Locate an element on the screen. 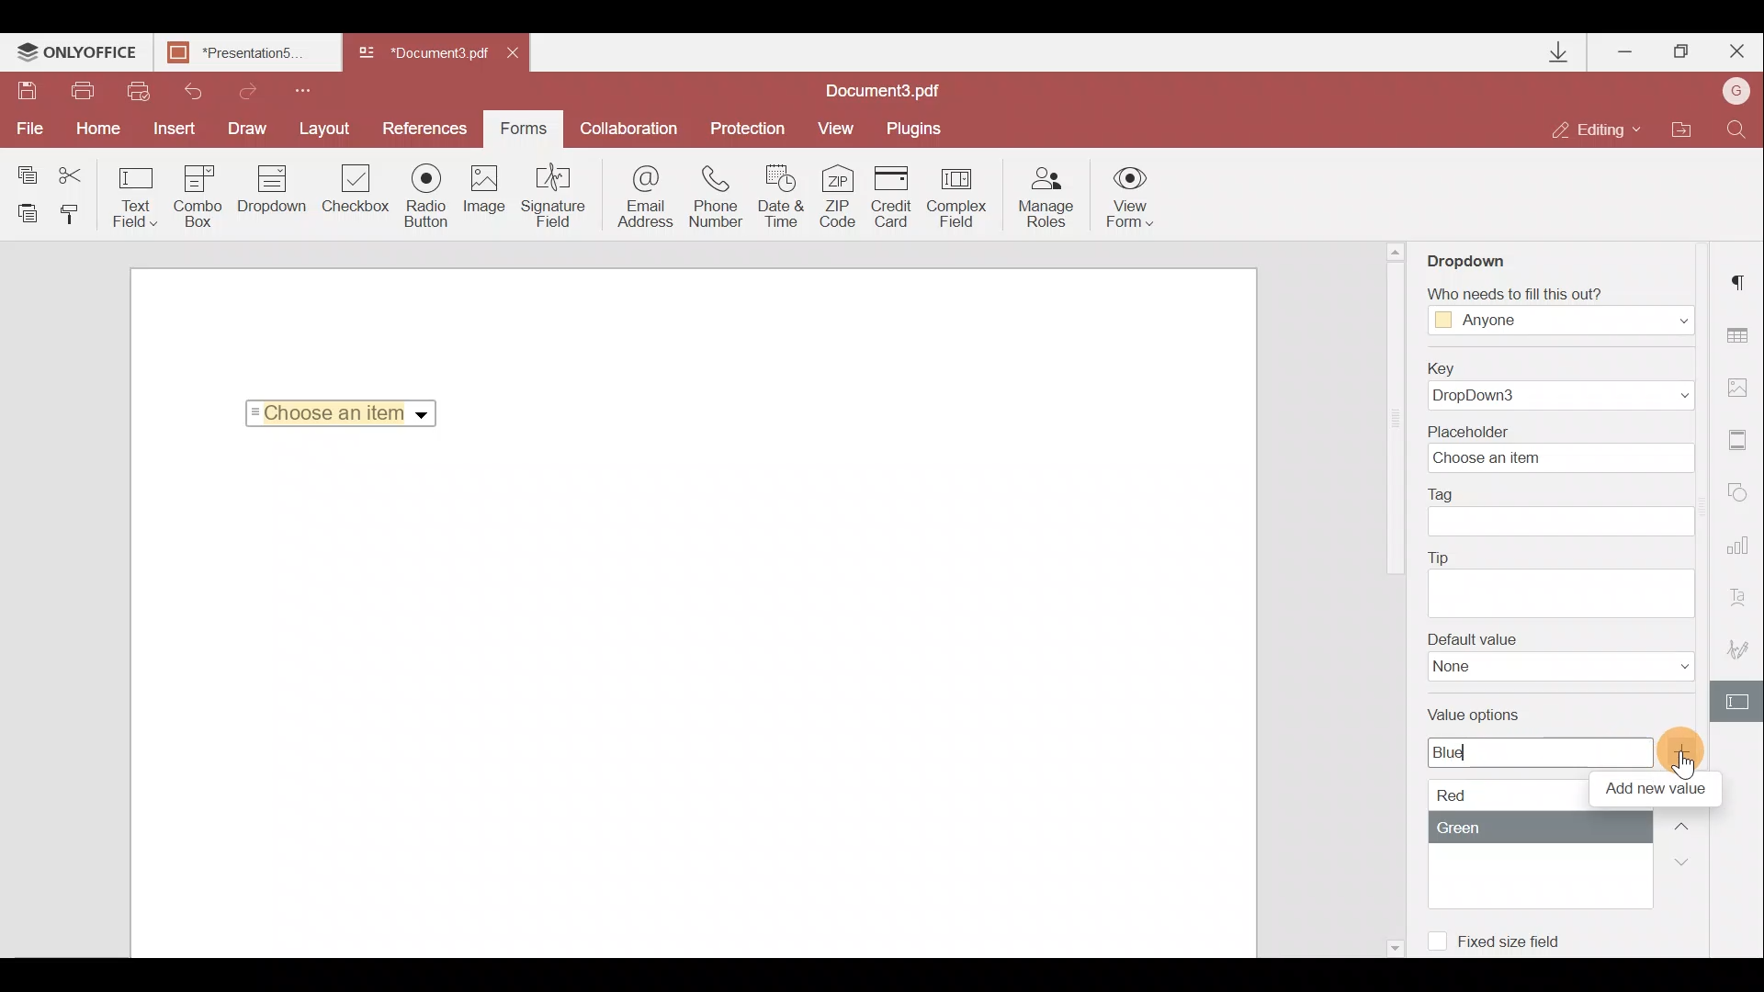 Image resolution: width=1764 pixels, height=992 pixels. Placeholder is located at coordinates (1556, 448).